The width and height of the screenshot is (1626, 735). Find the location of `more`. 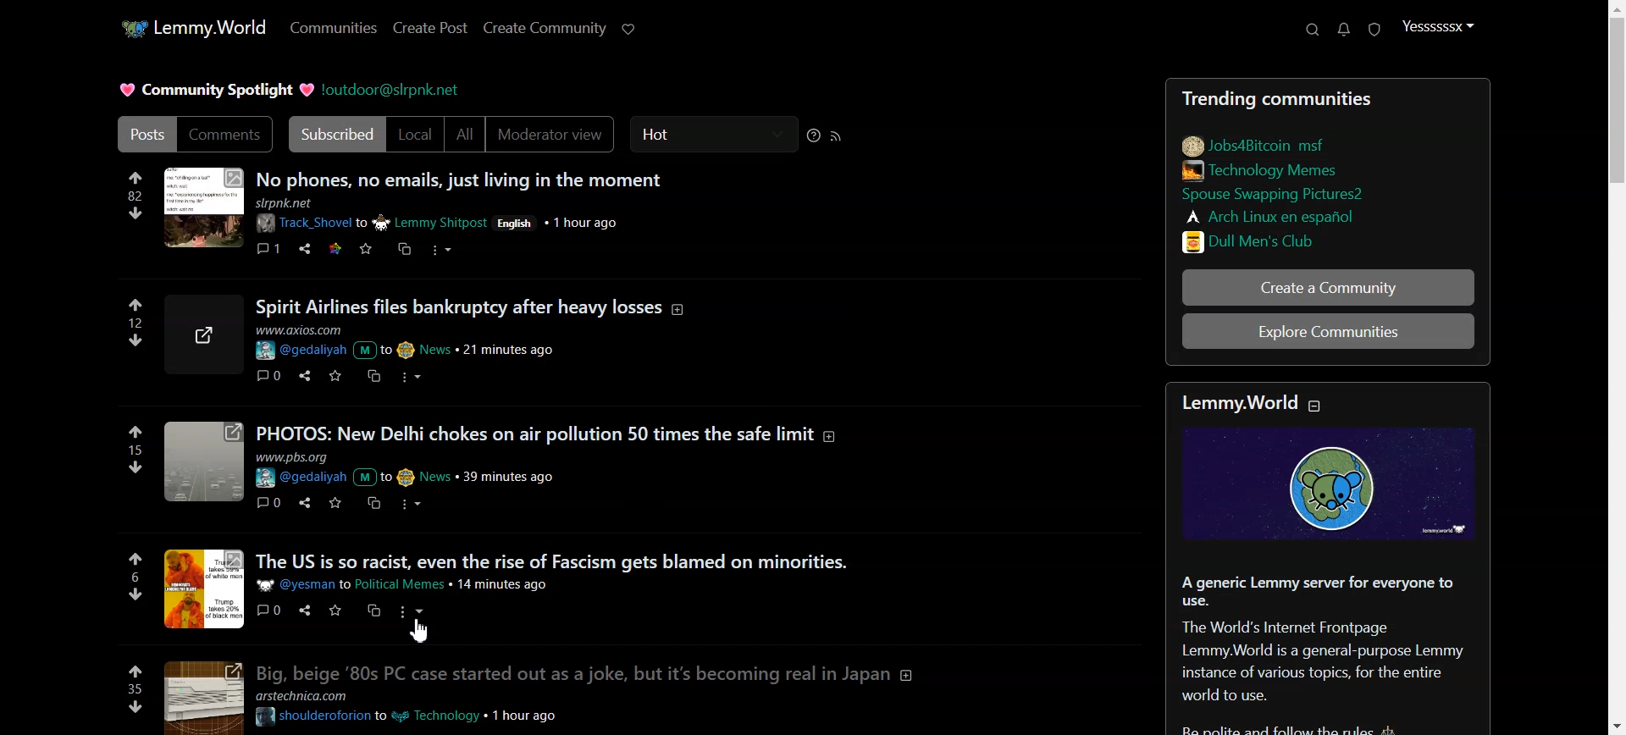

more is located at coordinates (416, 504).